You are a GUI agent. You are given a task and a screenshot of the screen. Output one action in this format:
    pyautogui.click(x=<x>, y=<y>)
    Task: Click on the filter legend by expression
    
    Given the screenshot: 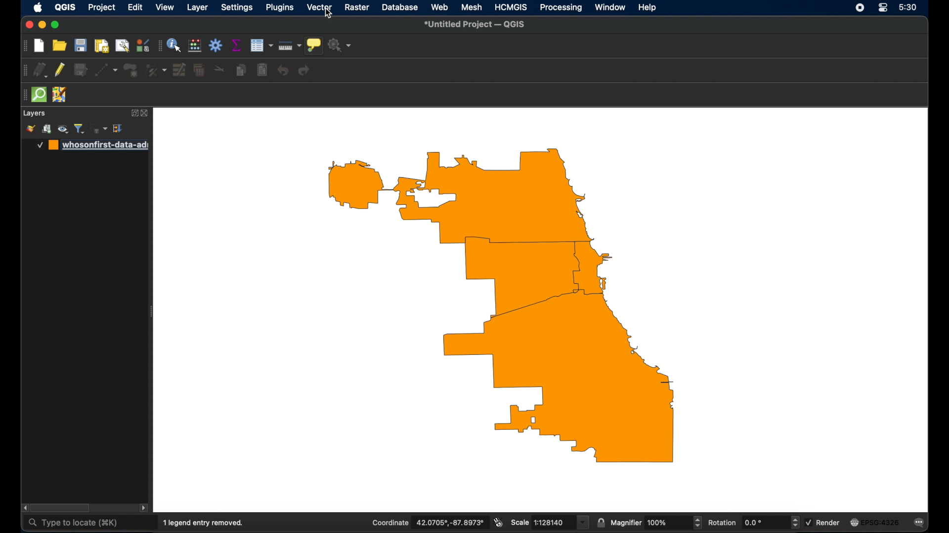 What is the action you would take?
    pyautogui.click(x=99, y=129)
    